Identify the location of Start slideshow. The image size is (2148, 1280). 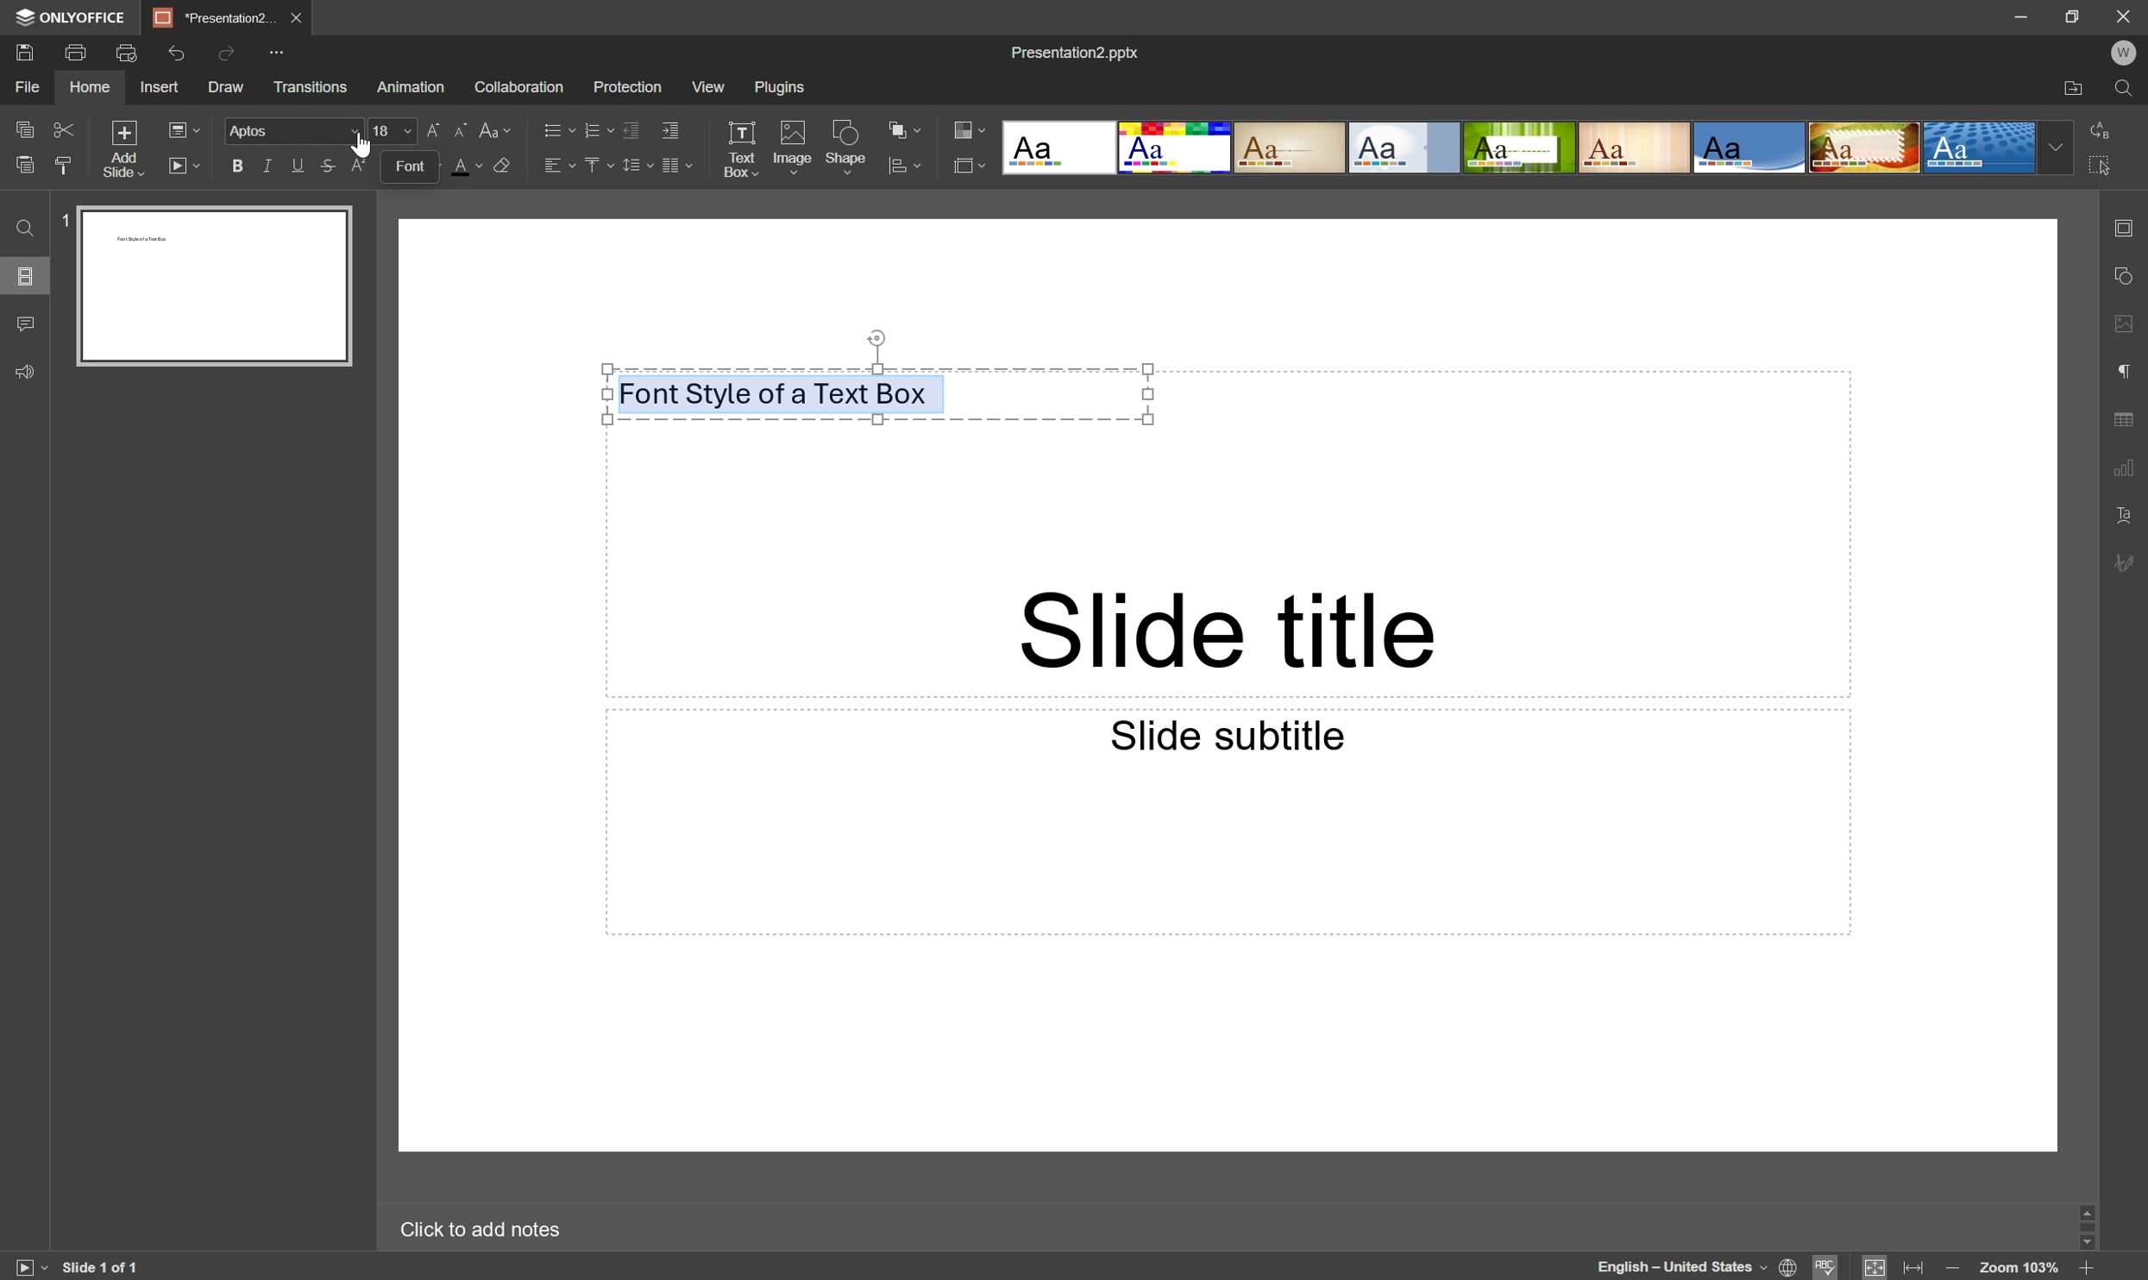
(187, 166).